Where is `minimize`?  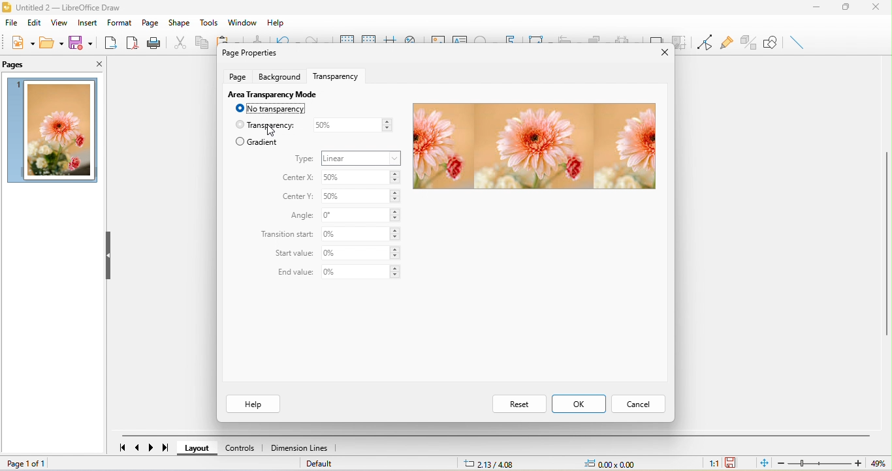
minimize is located at coordinates (821, 8).